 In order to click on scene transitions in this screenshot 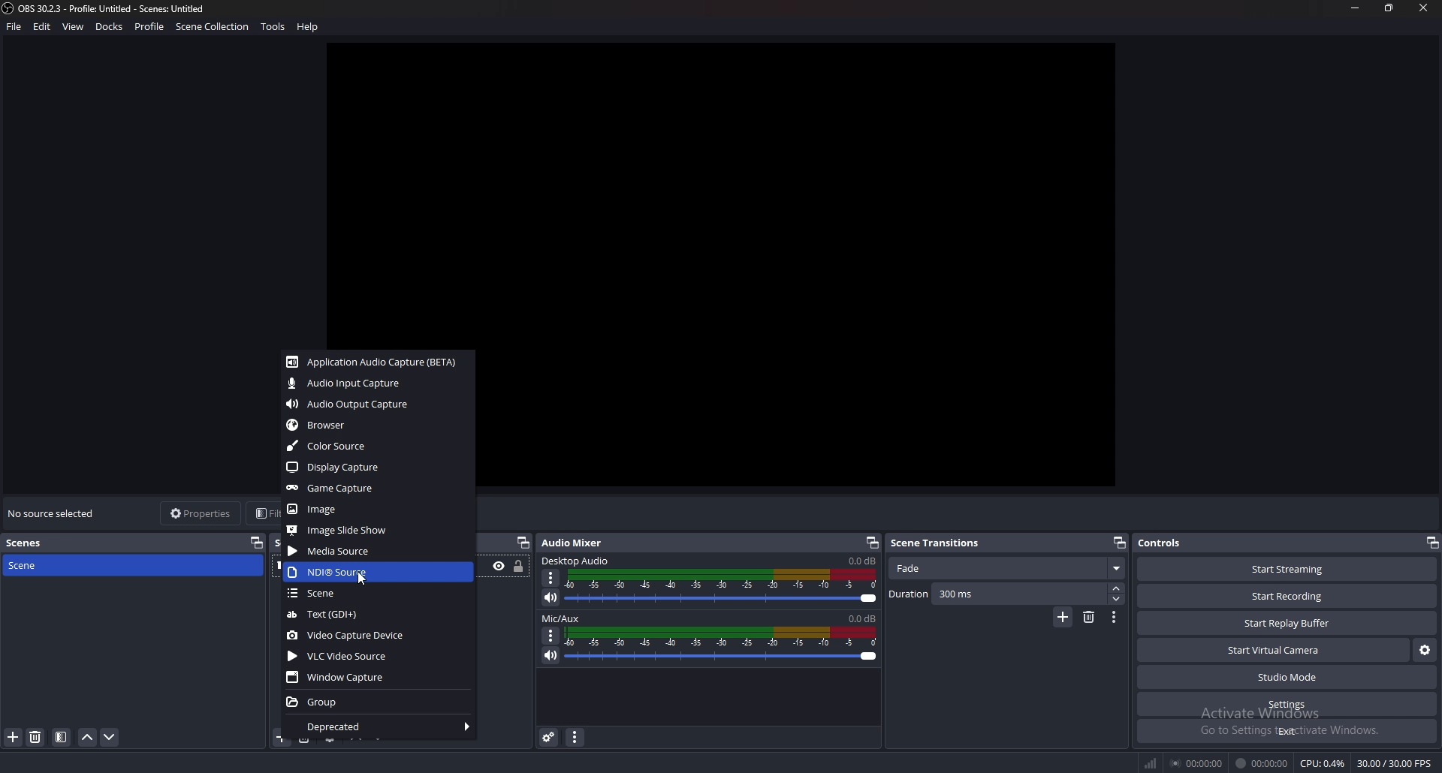, I will do `click(939, 543)`.